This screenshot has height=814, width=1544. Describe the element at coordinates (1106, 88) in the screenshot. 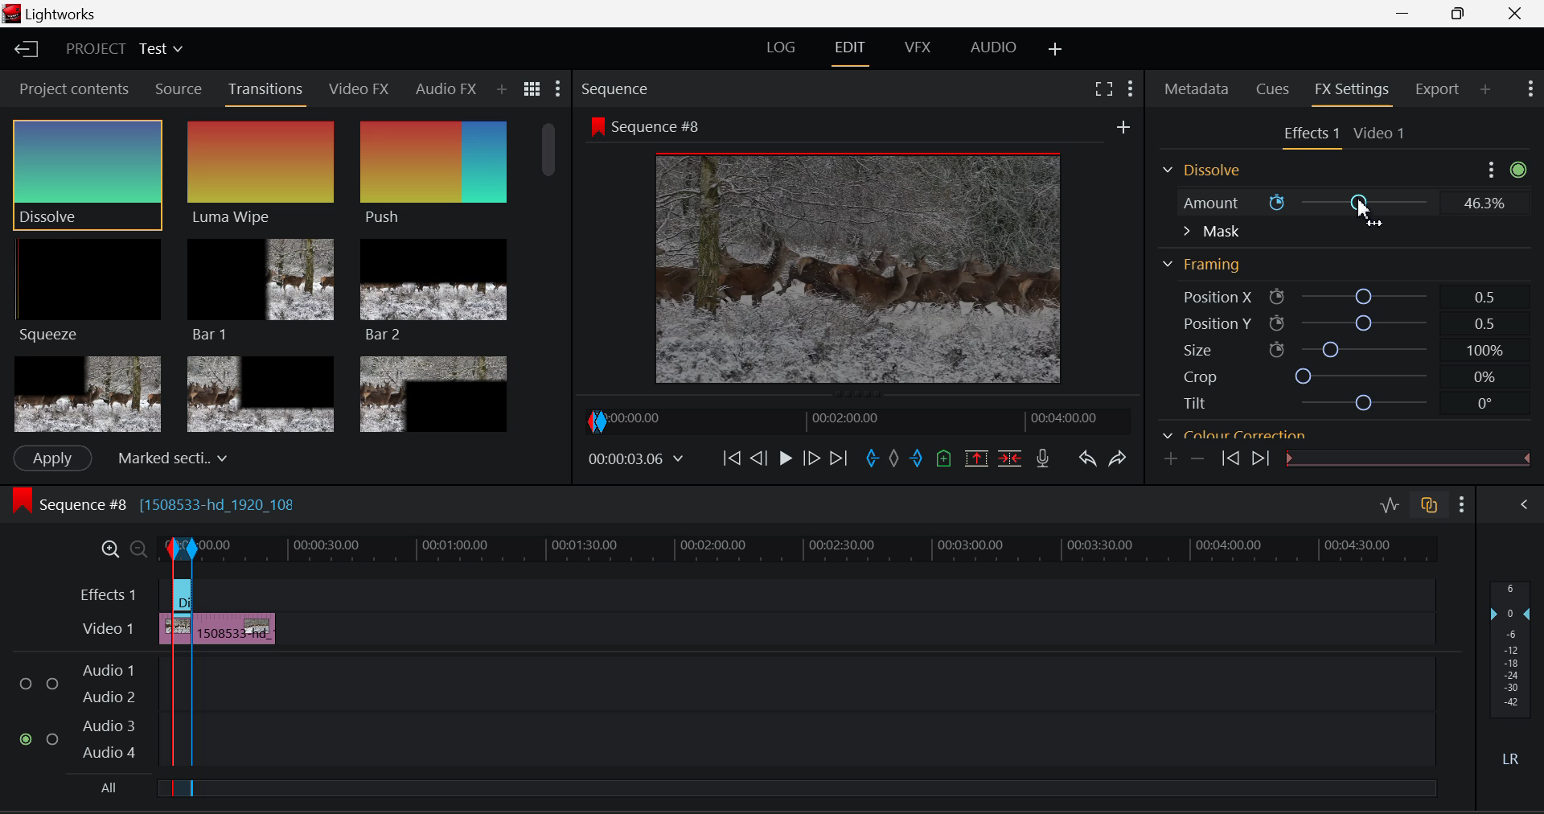

I see `Full Screen` at that location.